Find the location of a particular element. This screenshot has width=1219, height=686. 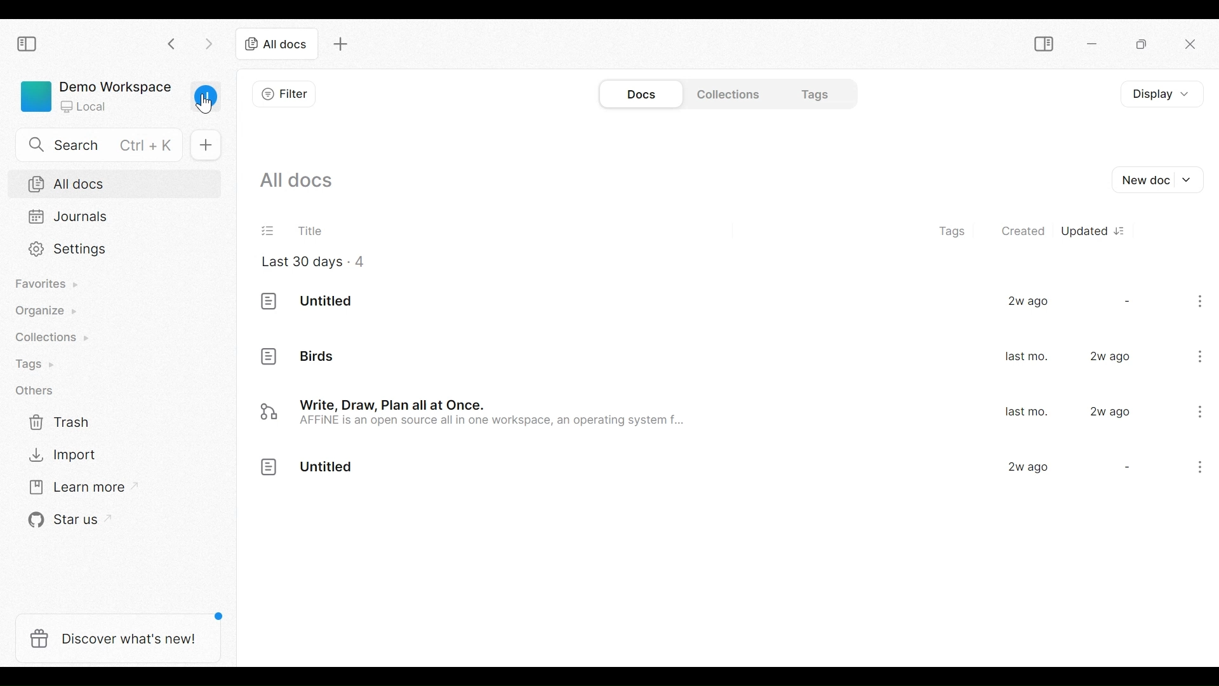

Add new tab is located at coordinates (342, 44).